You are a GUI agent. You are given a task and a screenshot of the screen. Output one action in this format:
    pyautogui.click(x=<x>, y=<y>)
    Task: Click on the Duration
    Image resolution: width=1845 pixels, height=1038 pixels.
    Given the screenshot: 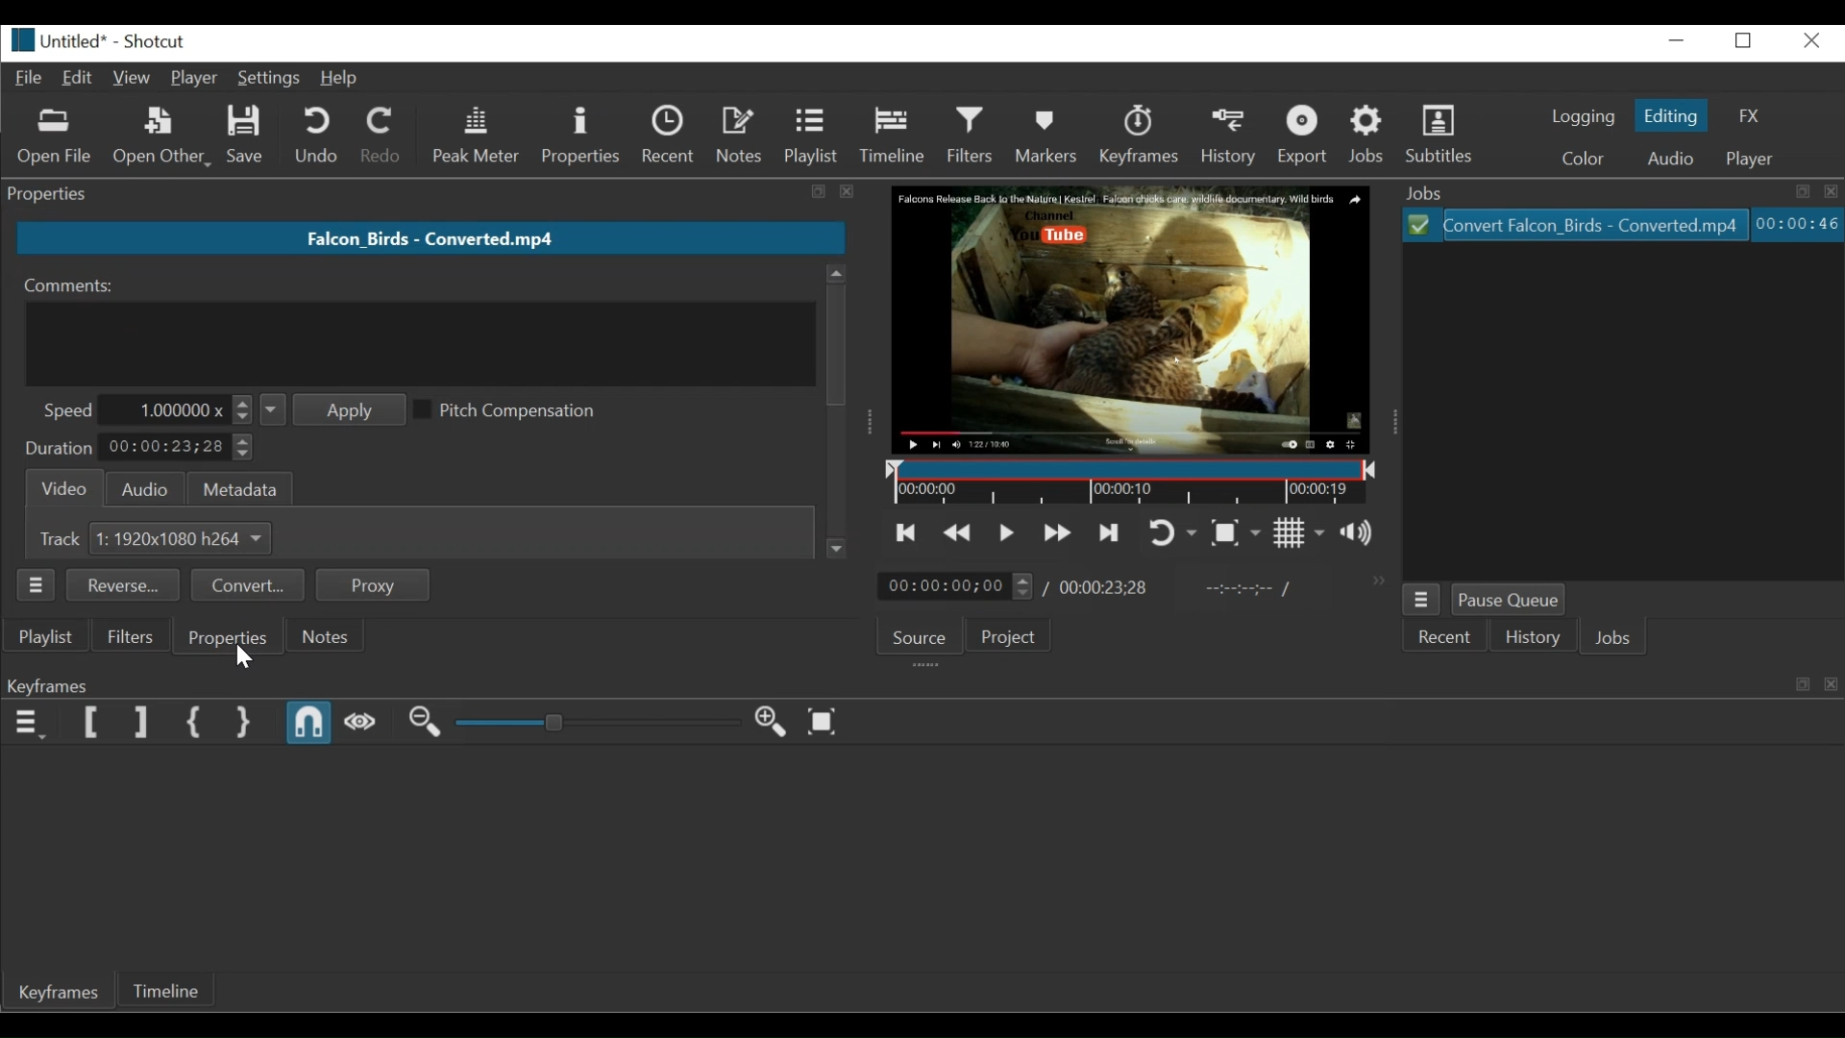 What is the action you would take?
    pyautogui.click(x=56, y=449)
    